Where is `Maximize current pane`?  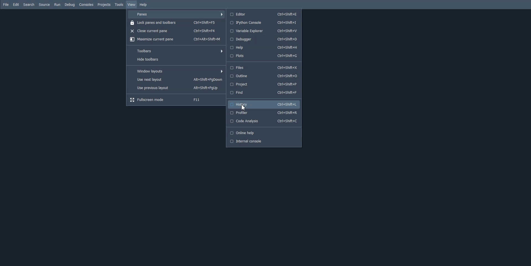 Maximize current pane is located at coordinates (175, 39).